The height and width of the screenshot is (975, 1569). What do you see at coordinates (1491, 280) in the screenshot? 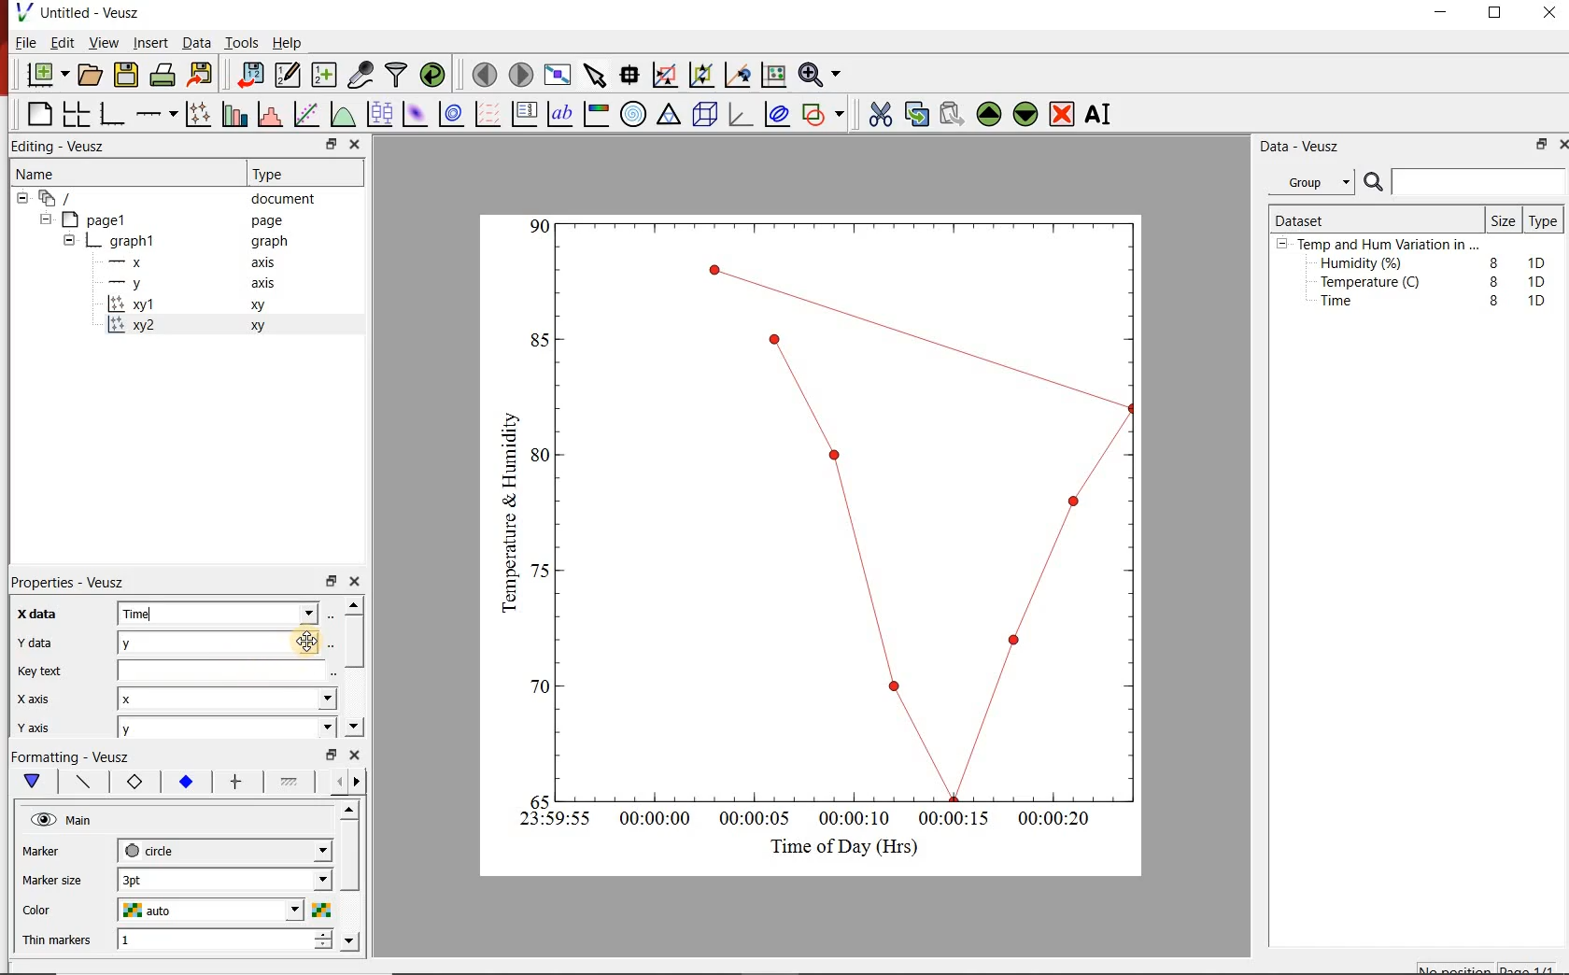
I see `8` at bounding box center [1491, 280].